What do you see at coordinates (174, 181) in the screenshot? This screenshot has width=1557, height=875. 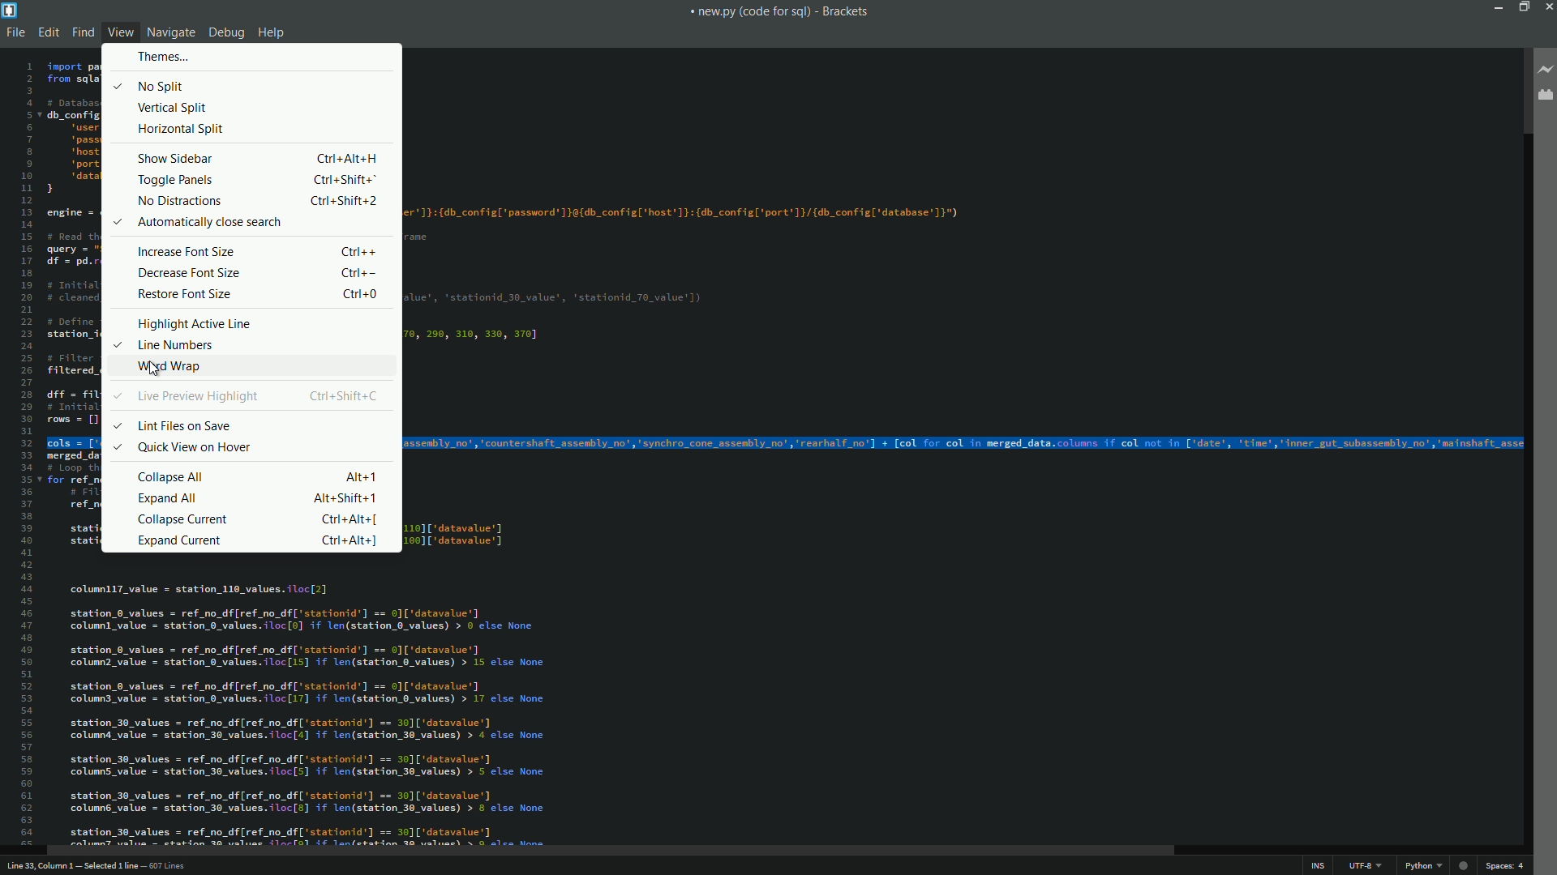 I see `toggle panels` at bounding box center [174, 181].